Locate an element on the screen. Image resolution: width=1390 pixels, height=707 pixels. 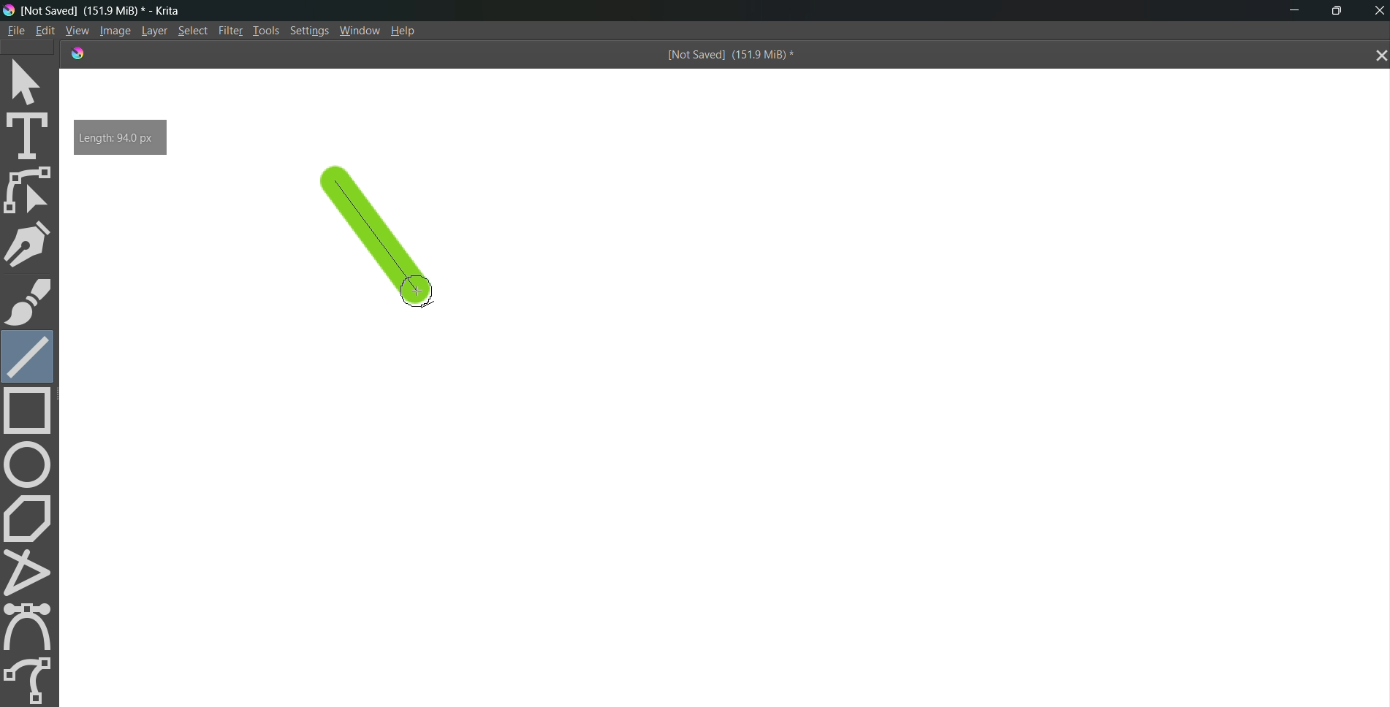
cursor is located at coordinates (416, 289).